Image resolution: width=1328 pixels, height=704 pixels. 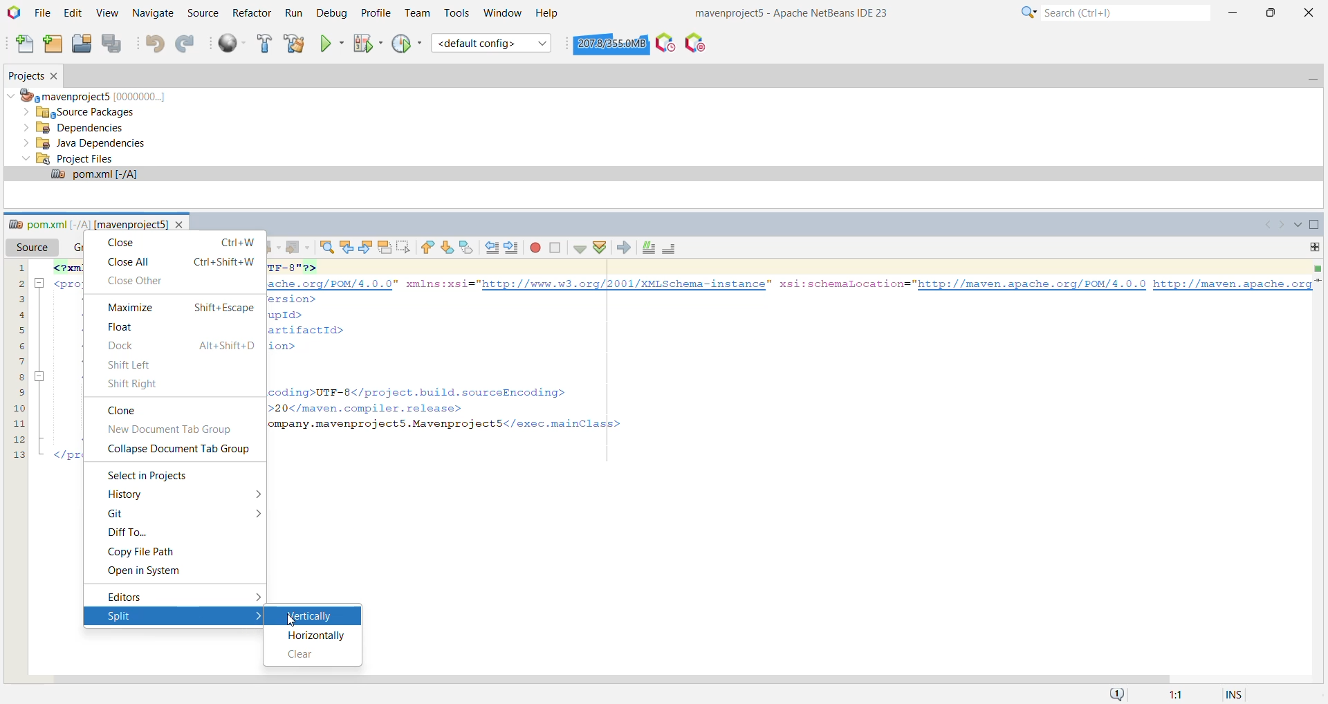 What do you see at coordinates (257, 515) in the screenshot?
I see `More options` at bounding box center [257, 515].